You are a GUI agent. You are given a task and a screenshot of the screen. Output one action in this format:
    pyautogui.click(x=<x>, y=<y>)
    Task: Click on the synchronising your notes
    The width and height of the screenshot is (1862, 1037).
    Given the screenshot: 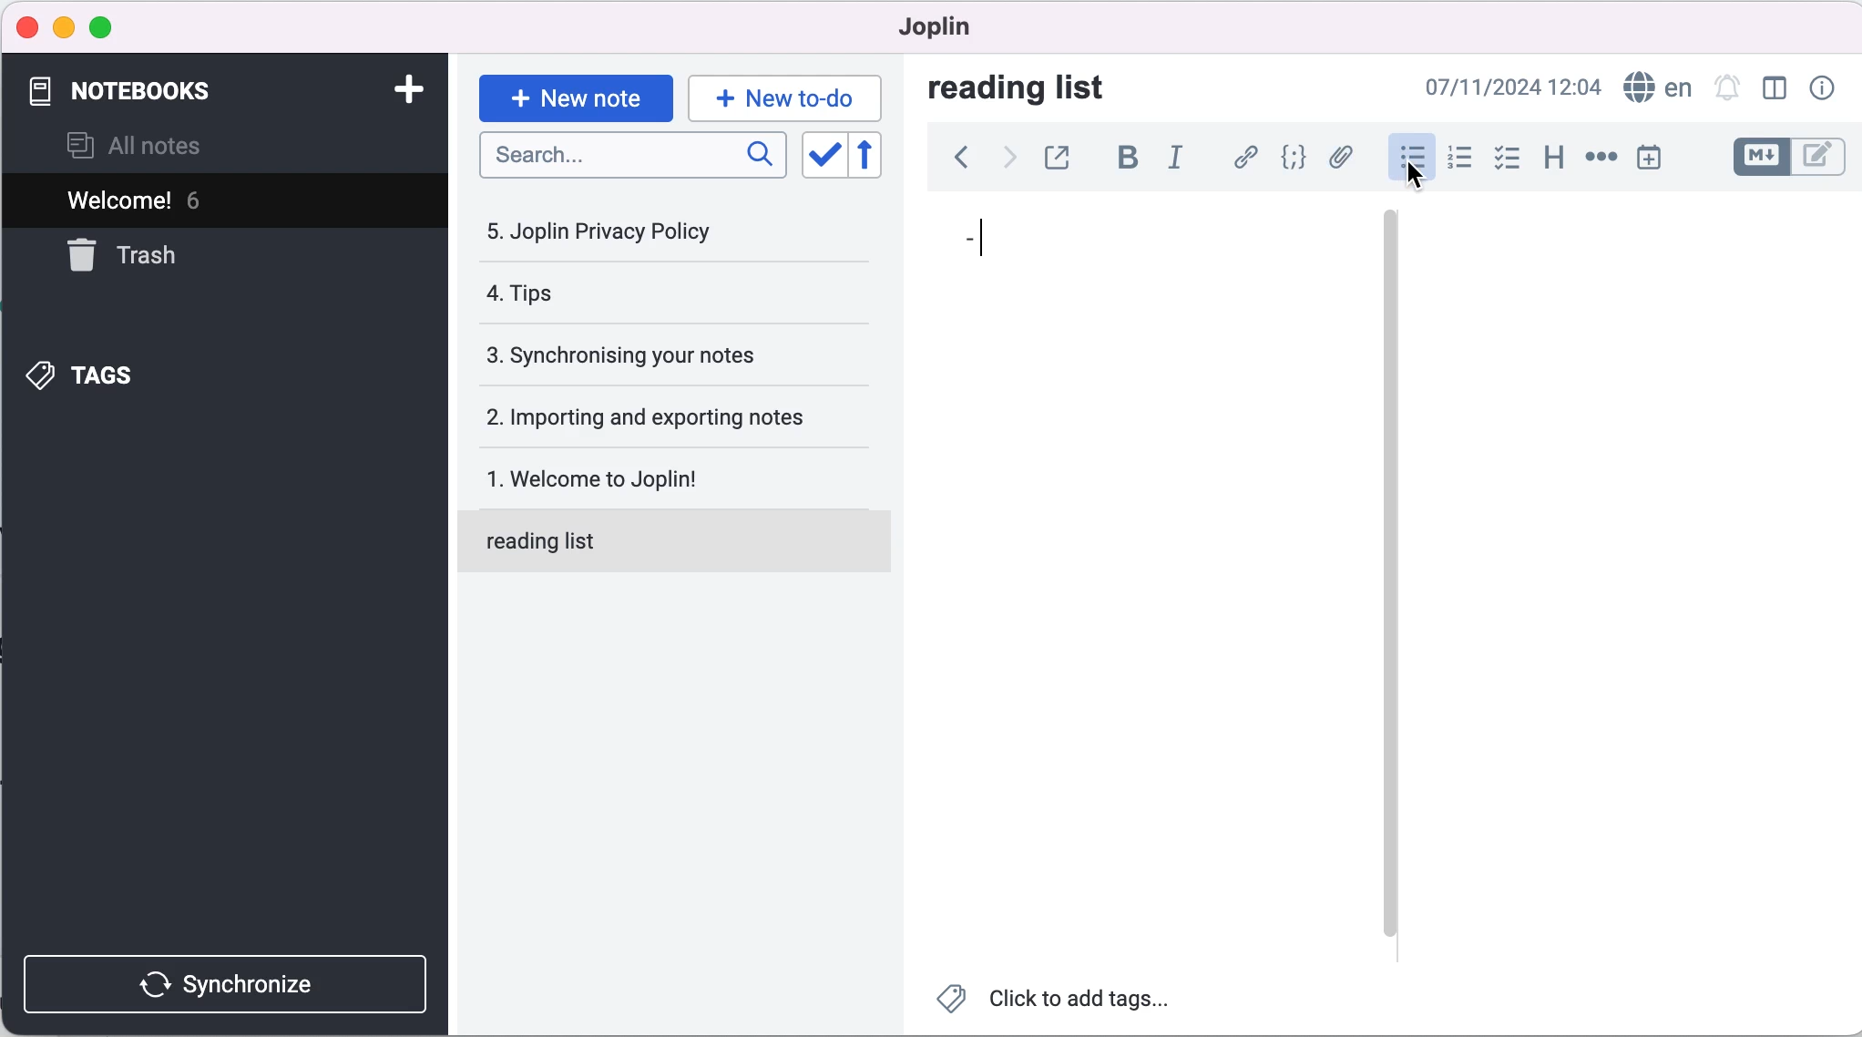 What is the action you would take?
    pyautogui.click(x=670, y=357)
    